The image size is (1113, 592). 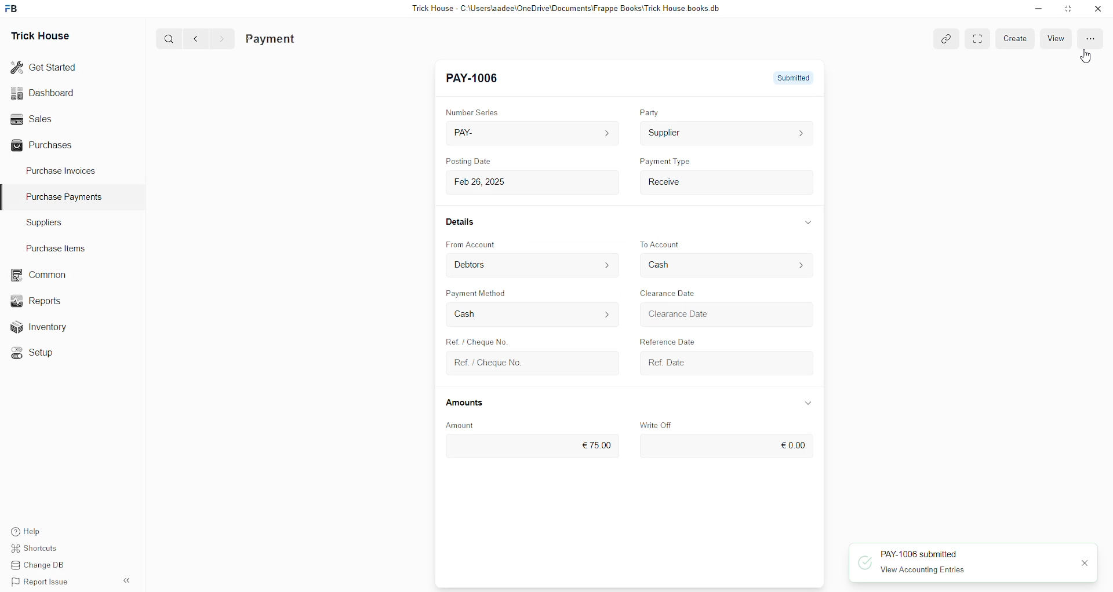 What do you see at coordinates (197, 38) in the screenshot?
I see `back` at bounding box center [197, 38].